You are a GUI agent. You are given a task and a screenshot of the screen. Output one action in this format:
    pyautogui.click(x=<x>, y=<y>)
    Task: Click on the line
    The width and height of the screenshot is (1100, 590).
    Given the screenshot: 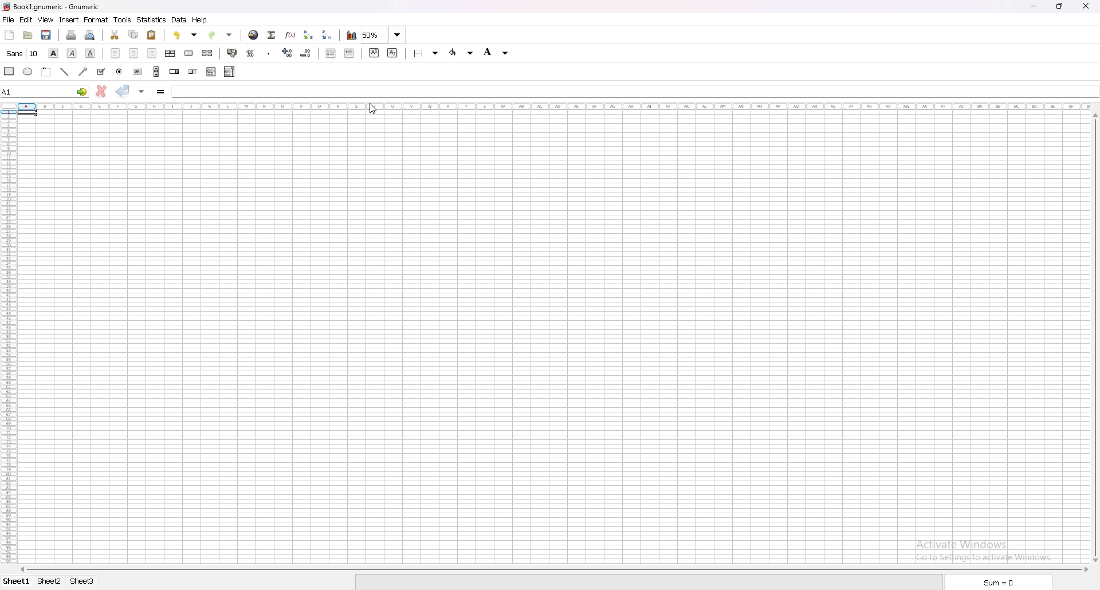 What is the action you would take?
    pyautogui.click(x=65, y=72)
    